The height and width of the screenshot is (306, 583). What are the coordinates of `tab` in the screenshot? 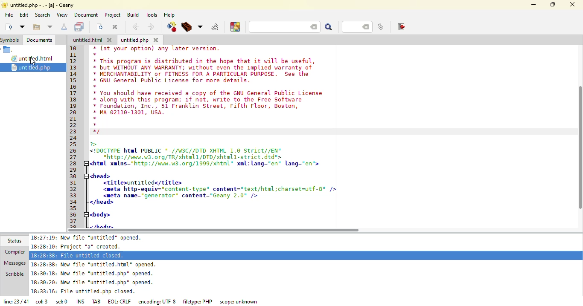 It's located at (94, 300).